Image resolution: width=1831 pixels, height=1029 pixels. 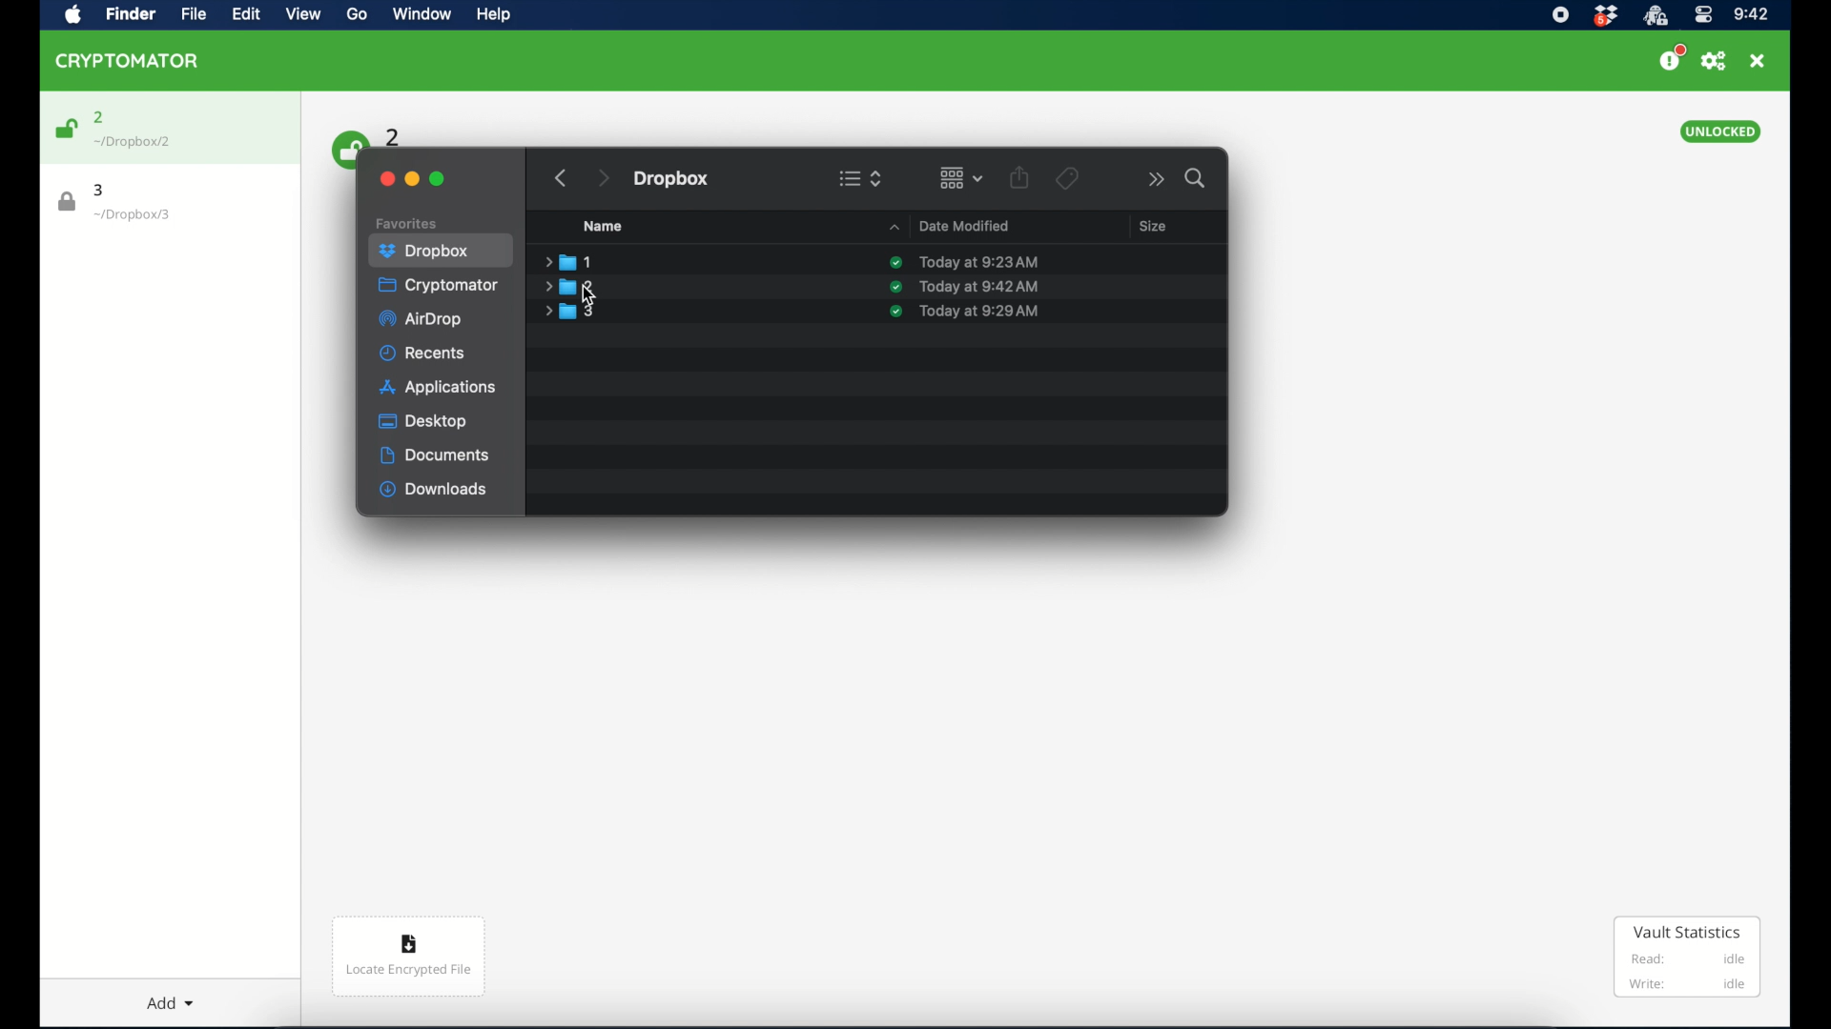 I want to click on downloads, so click(x=434, y=490).